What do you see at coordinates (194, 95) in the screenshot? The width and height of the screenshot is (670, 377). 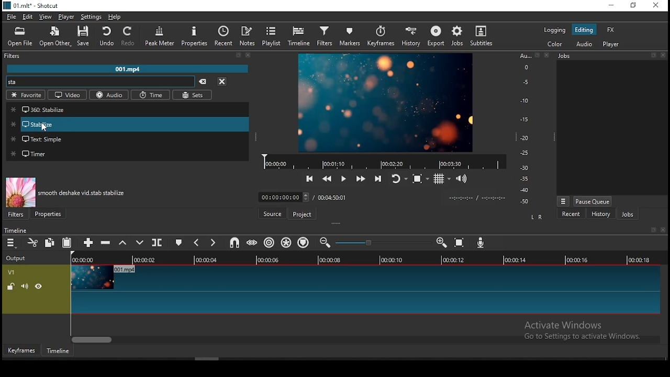 I see `sets` at bounding box center [194, 95].